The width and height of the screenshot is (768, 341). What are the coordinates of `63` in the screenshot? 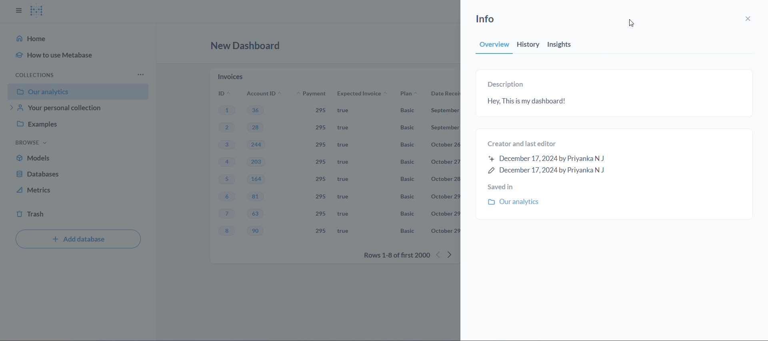 It's located at (258, 214).